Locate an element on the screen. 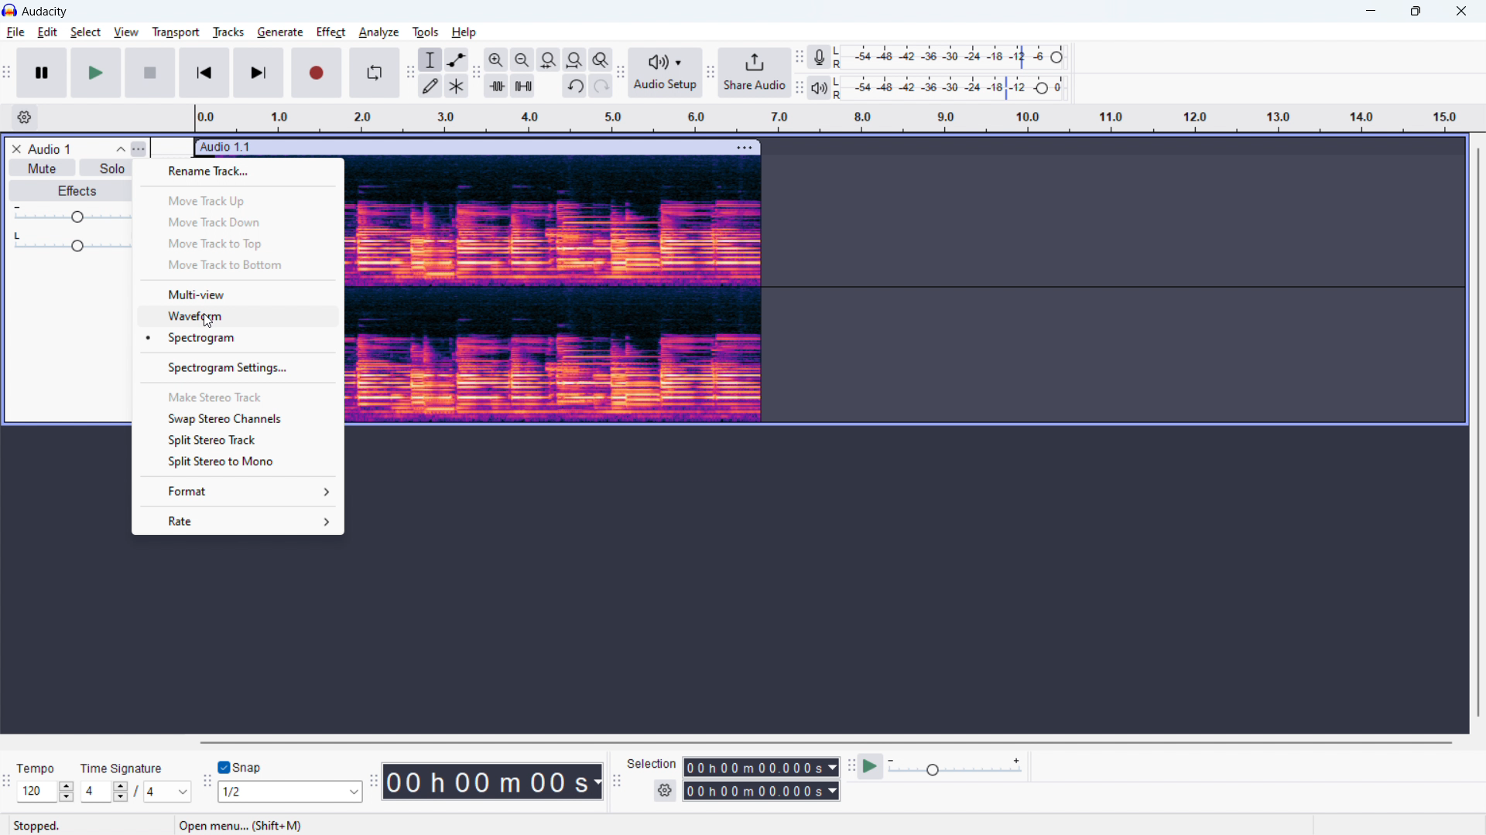 Image resolution: width=1486 pixels, height=835 pixels. timeline is located at coordinates (830, 118).